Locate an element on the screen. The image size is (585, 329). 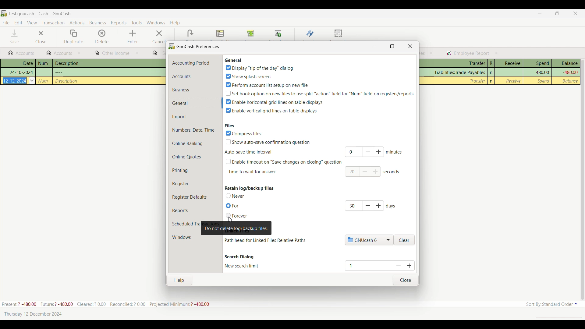
value is located at coordinates (350, 172).